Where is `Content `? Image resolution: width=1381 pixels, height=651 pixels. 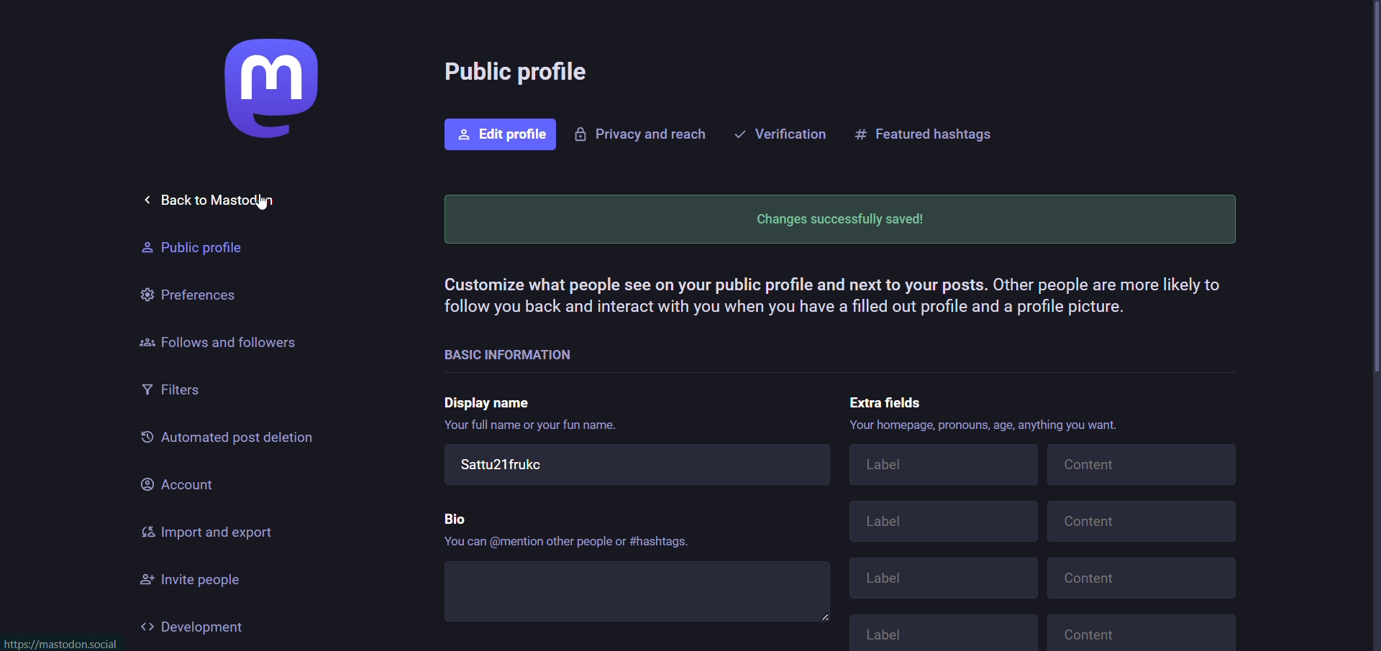
Content  is located at coordinates (1144, 463).